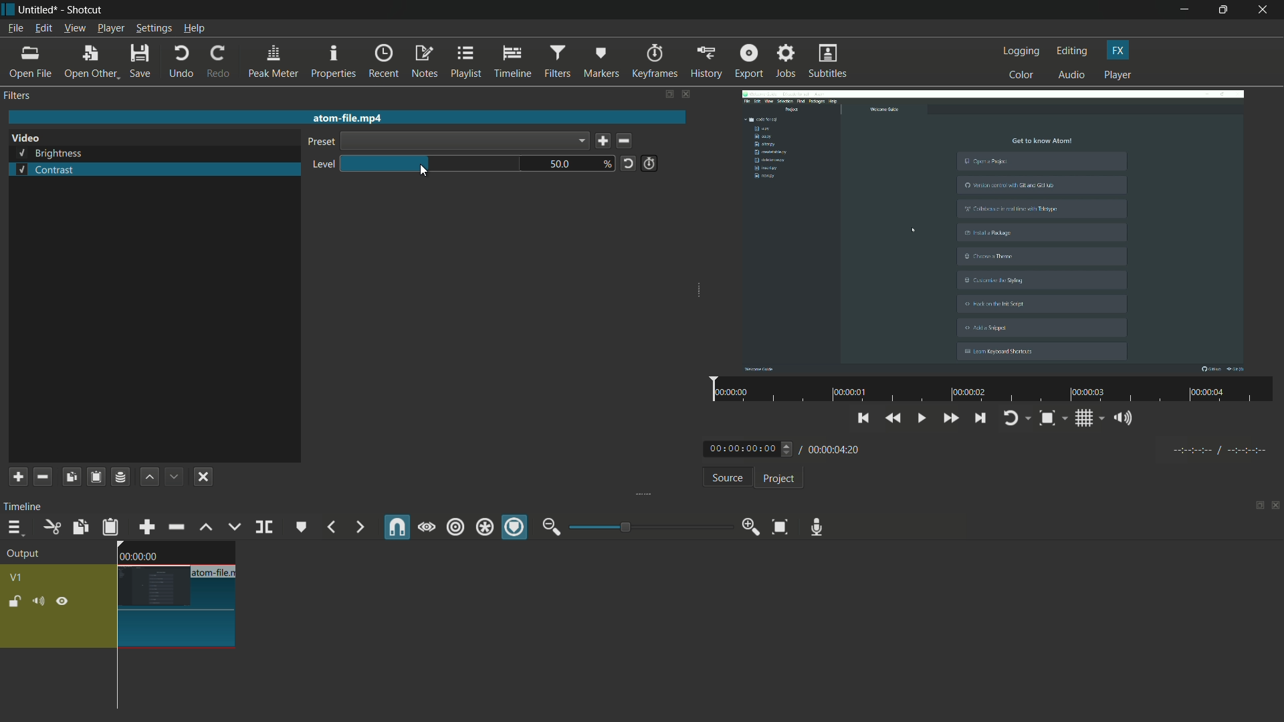  I want to click on minimize, so click(1184, 10).